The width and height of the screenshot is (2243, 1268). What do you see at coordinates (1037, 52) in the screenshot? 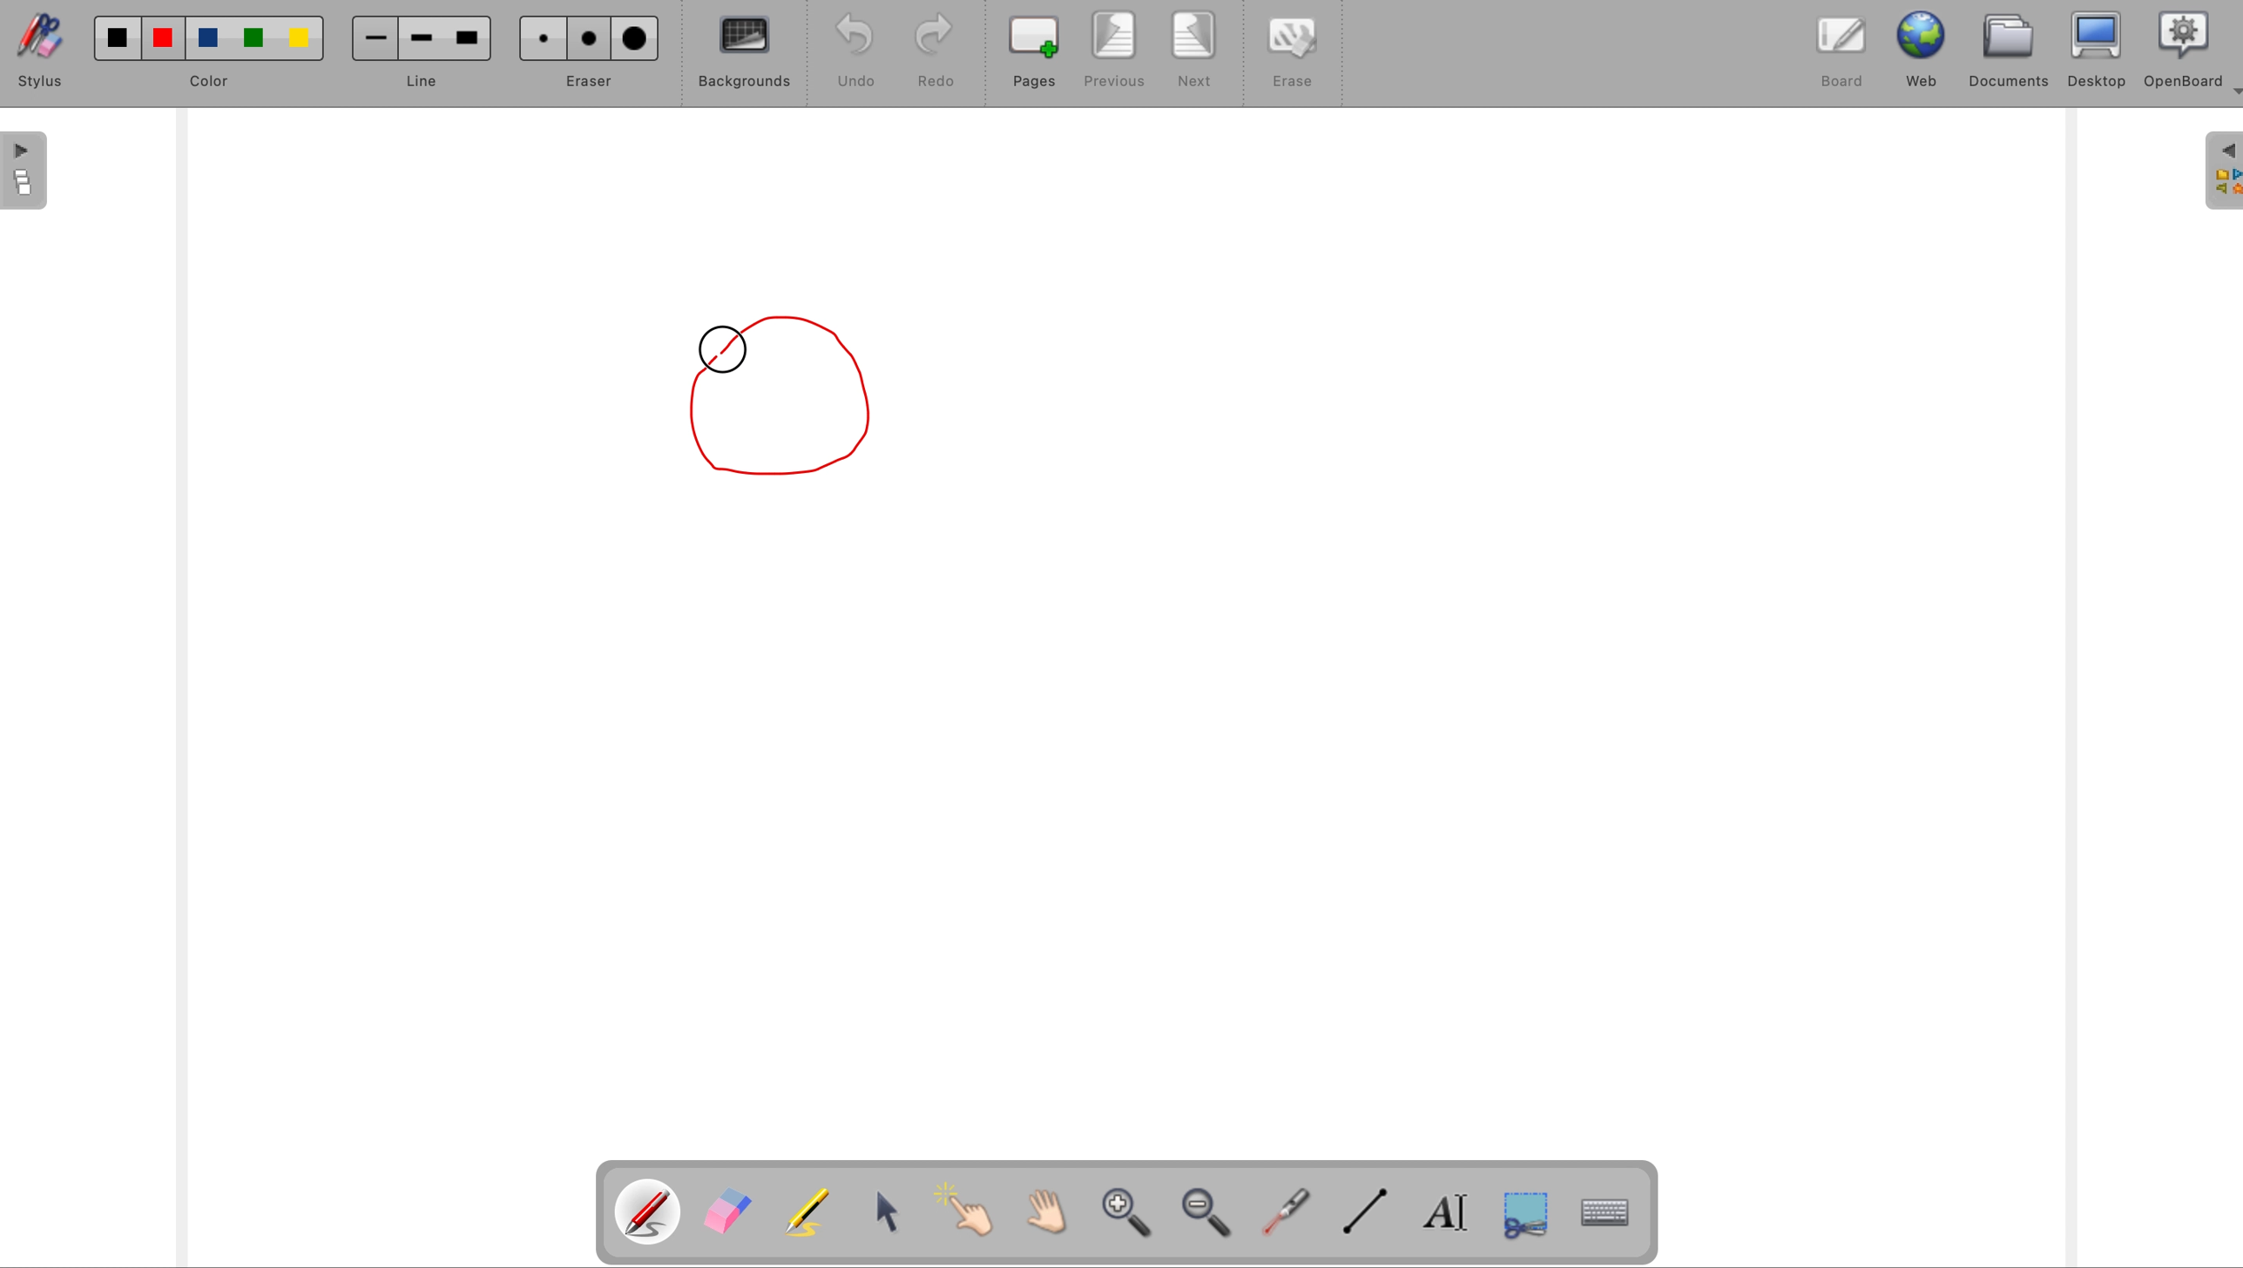
I see `pages` at bounding box center [1037, 52].